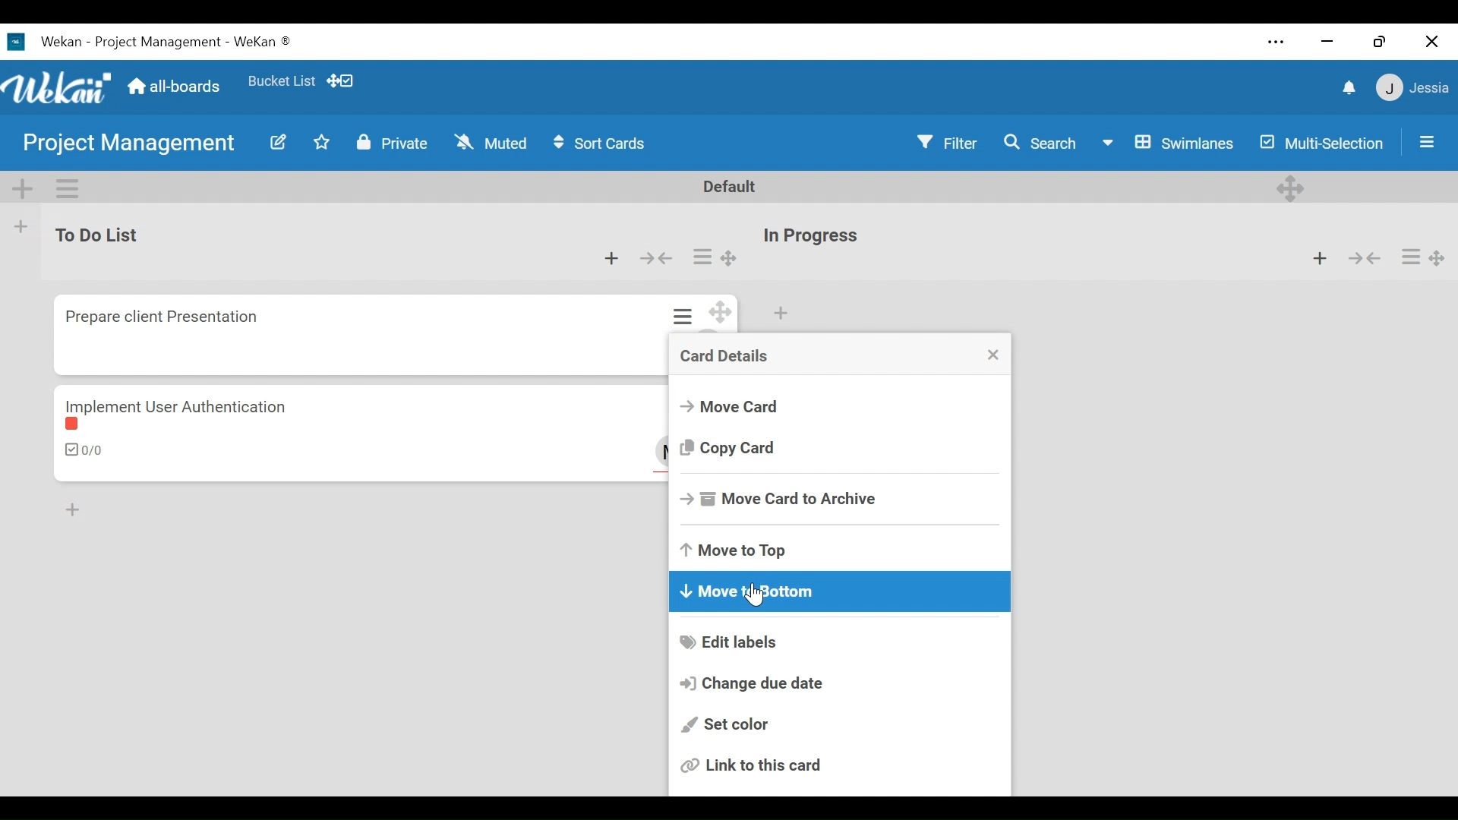 The image size is (1458, 820). I want to click on Move Card, so click(728, 406).